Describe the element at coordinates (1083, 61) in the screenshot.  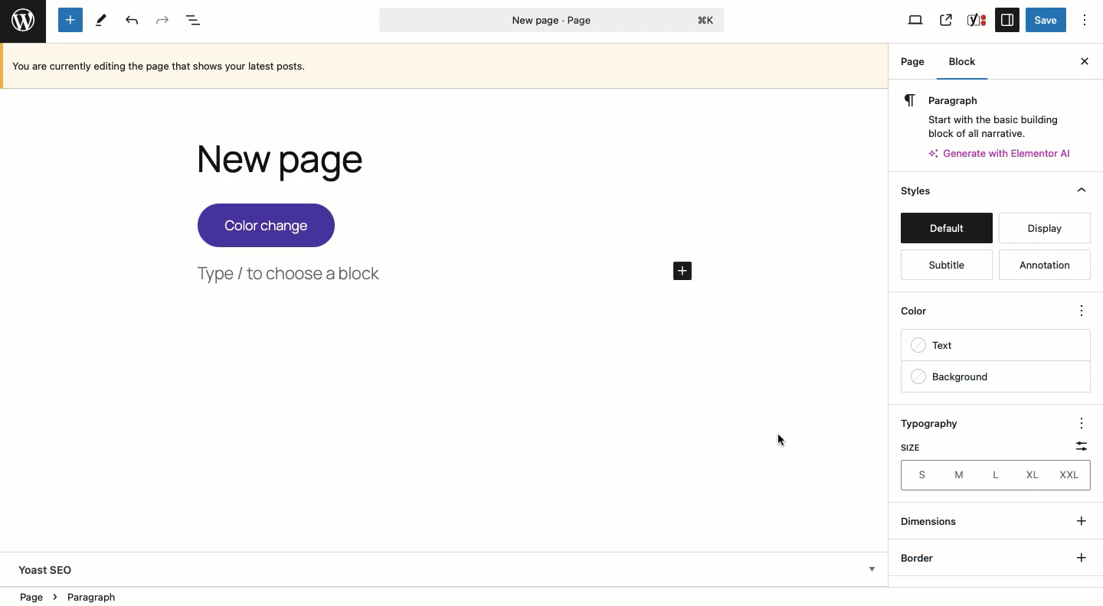
I see `Close` at that location.